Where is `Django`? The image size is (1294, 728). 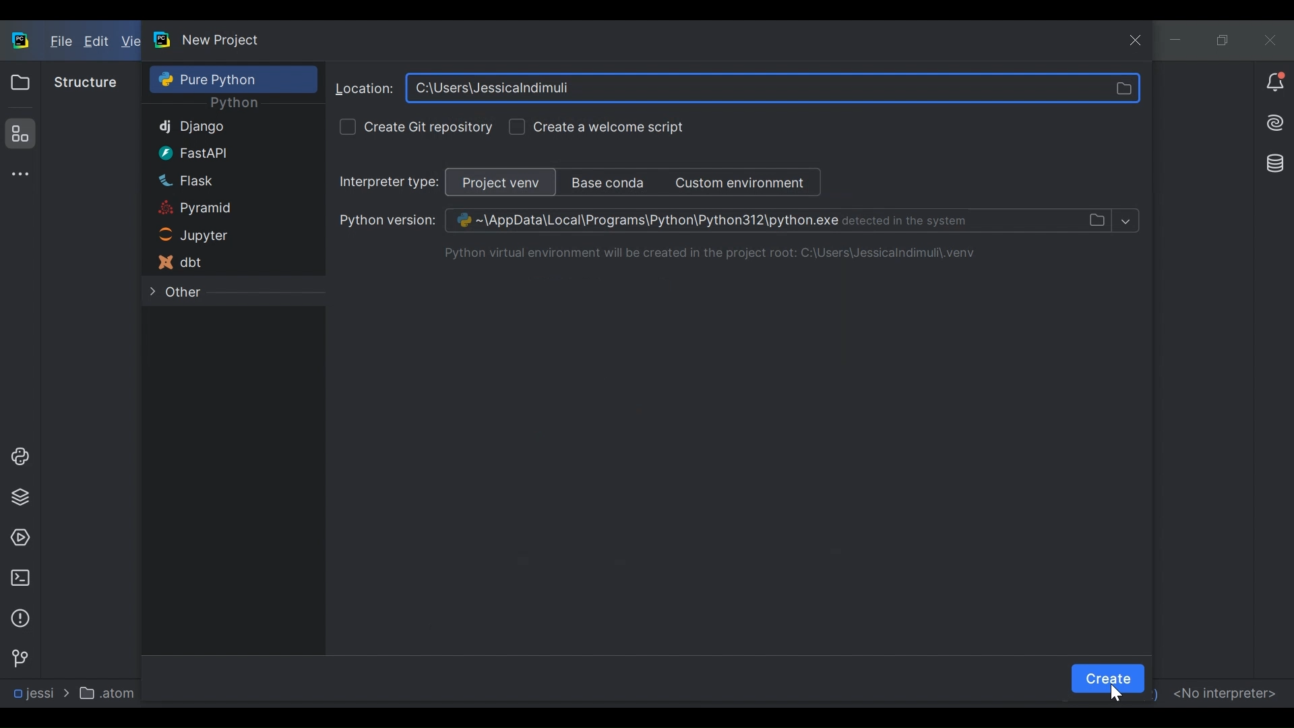 Django is located at coordinates (216, 128).